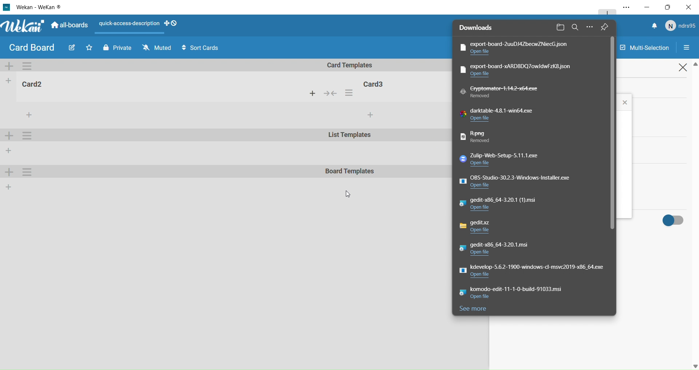 The image size is (699, 370). What do you see at coordinates (335, 94) in the screenshot?
I see `Actions` at bounding box center [335, 94].